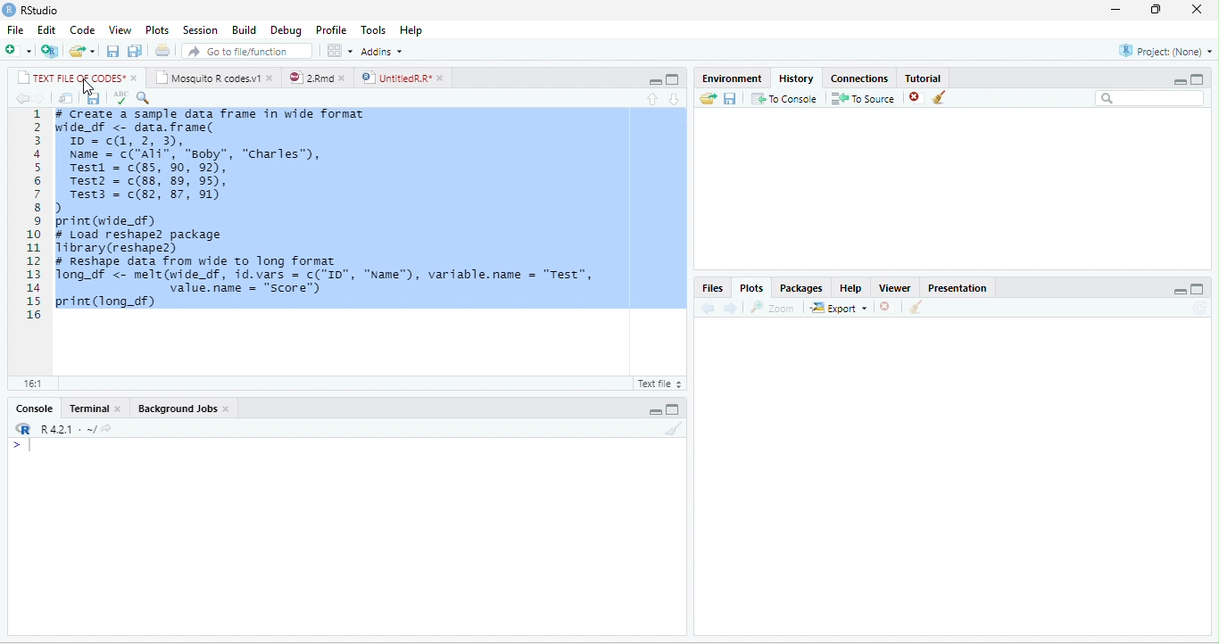  What do you see at coordinates (731, 78) in the screenshot?
I see `Environment` at bounding box center [731, 78].